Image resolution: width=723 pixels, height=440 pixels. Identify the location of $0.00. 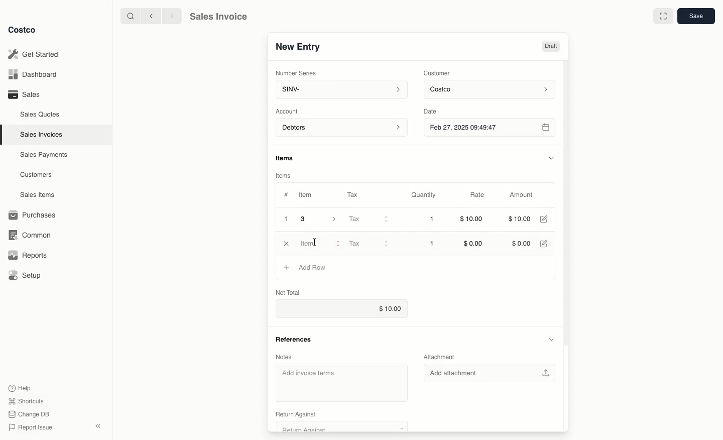
(521, 244).